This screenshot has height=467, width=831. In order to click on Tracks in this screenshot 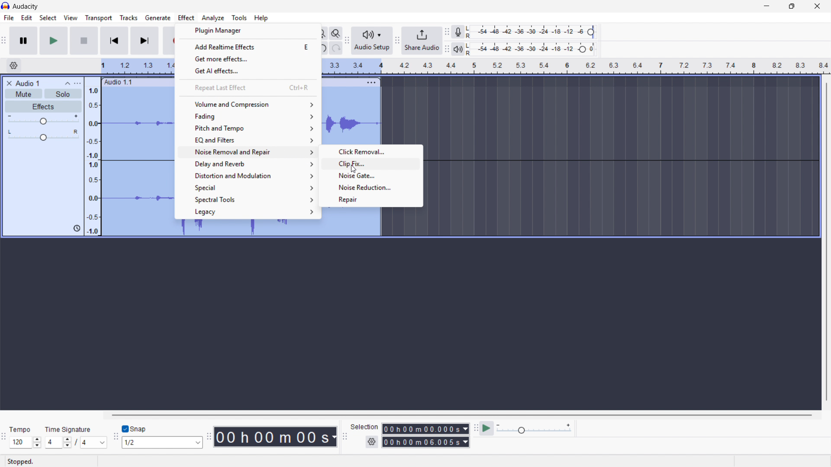, I will do `click(129, 17)`.